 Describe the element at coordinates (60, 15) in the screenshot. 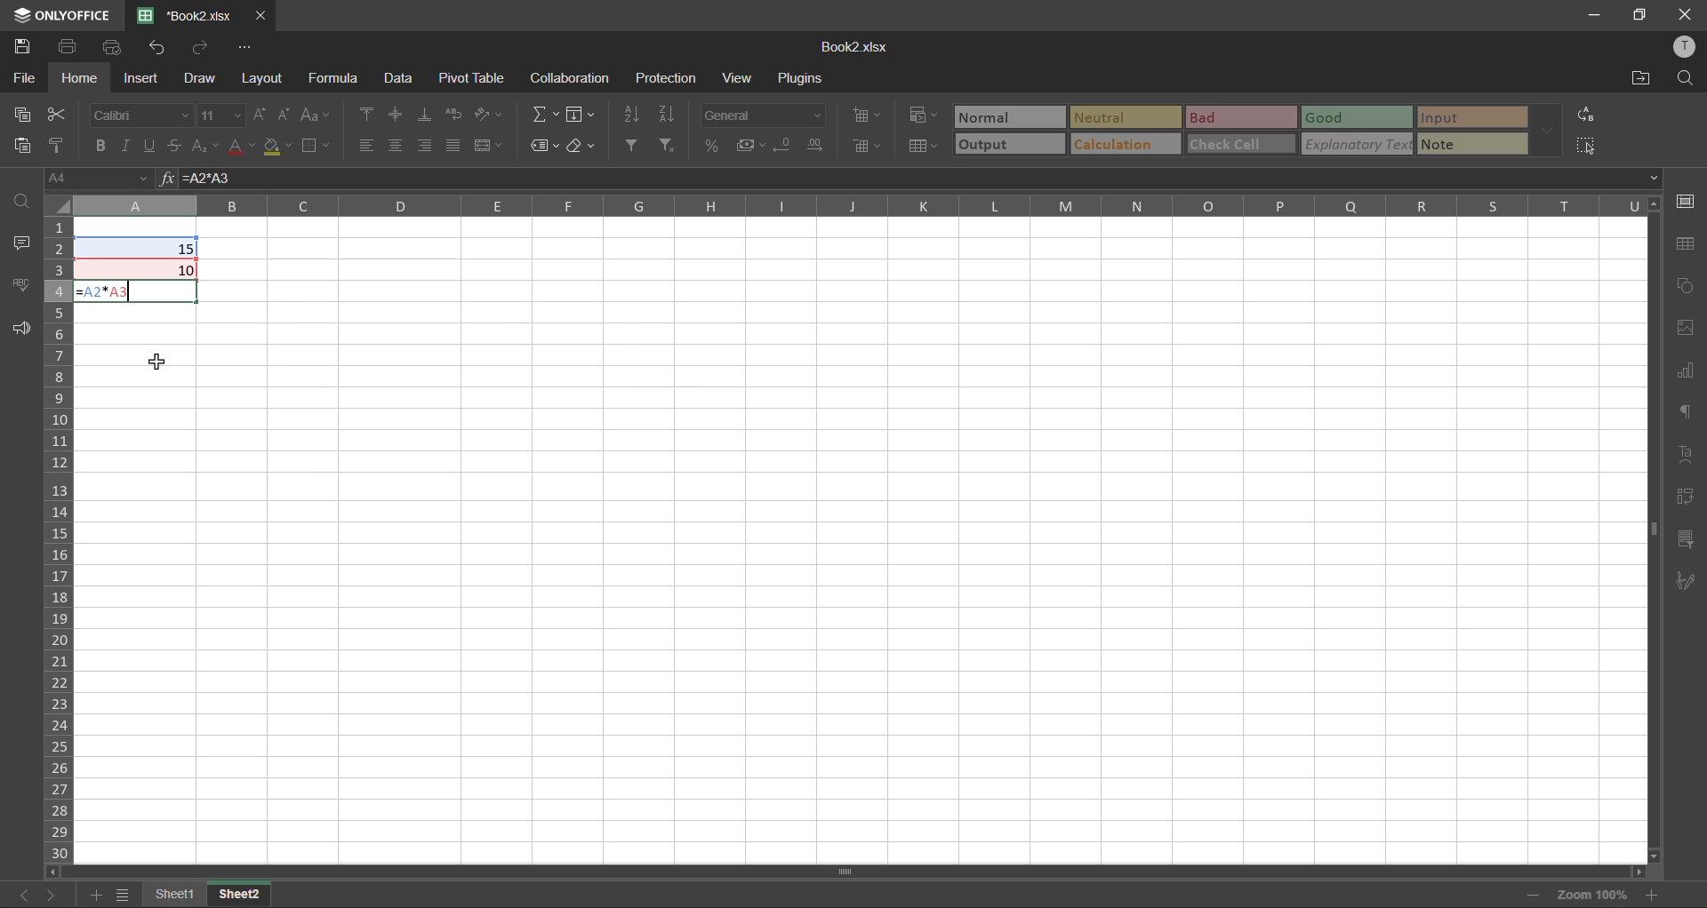

I see `only office` at that location.